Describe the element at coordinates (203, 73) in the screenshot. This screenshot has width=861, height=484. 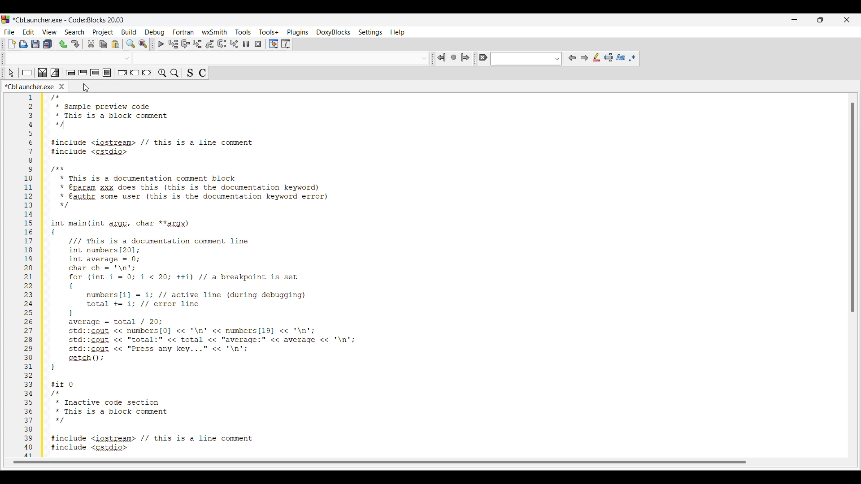
I see `Toggle comments` at that location.